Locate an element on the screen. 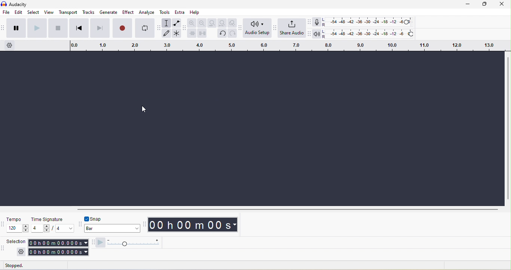 Image resolution: width=511 pixels, height=270 pixels. recording meter toolbar is located at coordinates (309, 22).